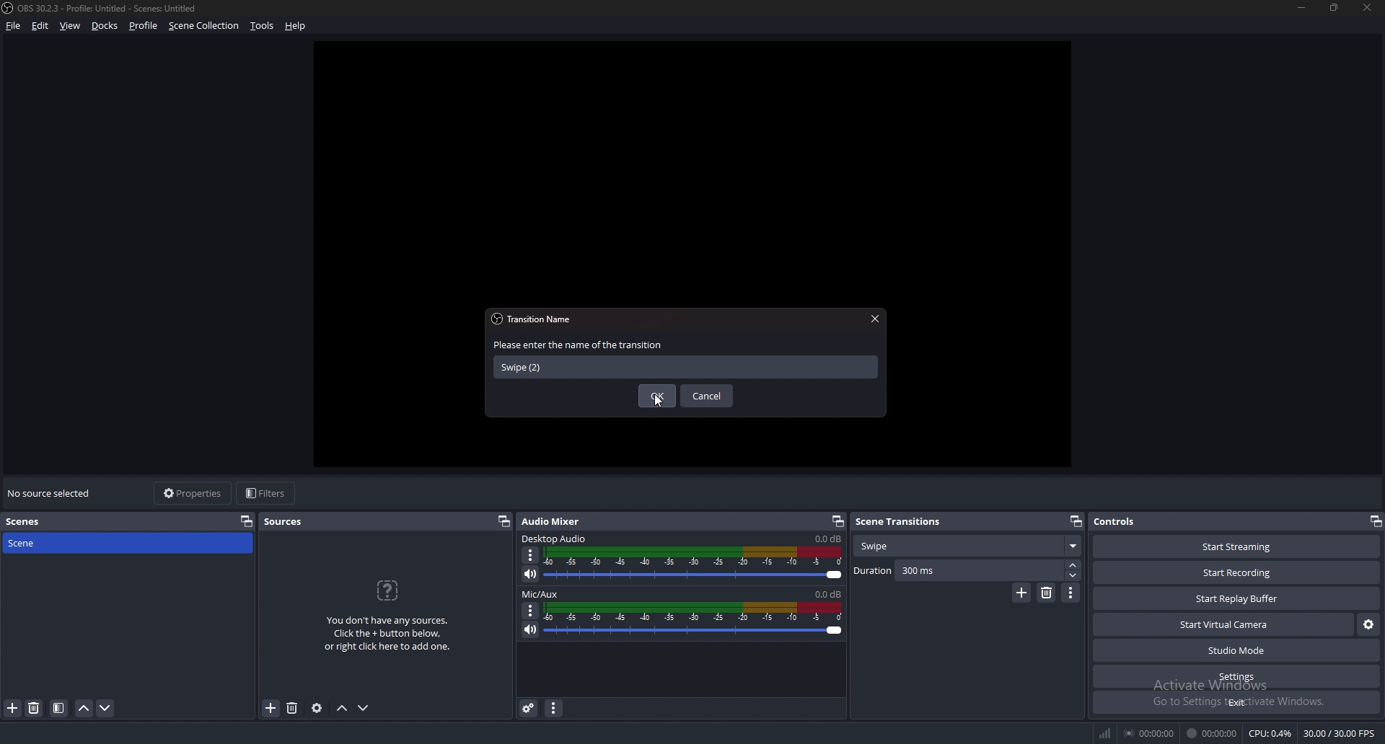 The height and width of the screenshot is (744, 1385). I want to click on pop out, so click(1375, 522).